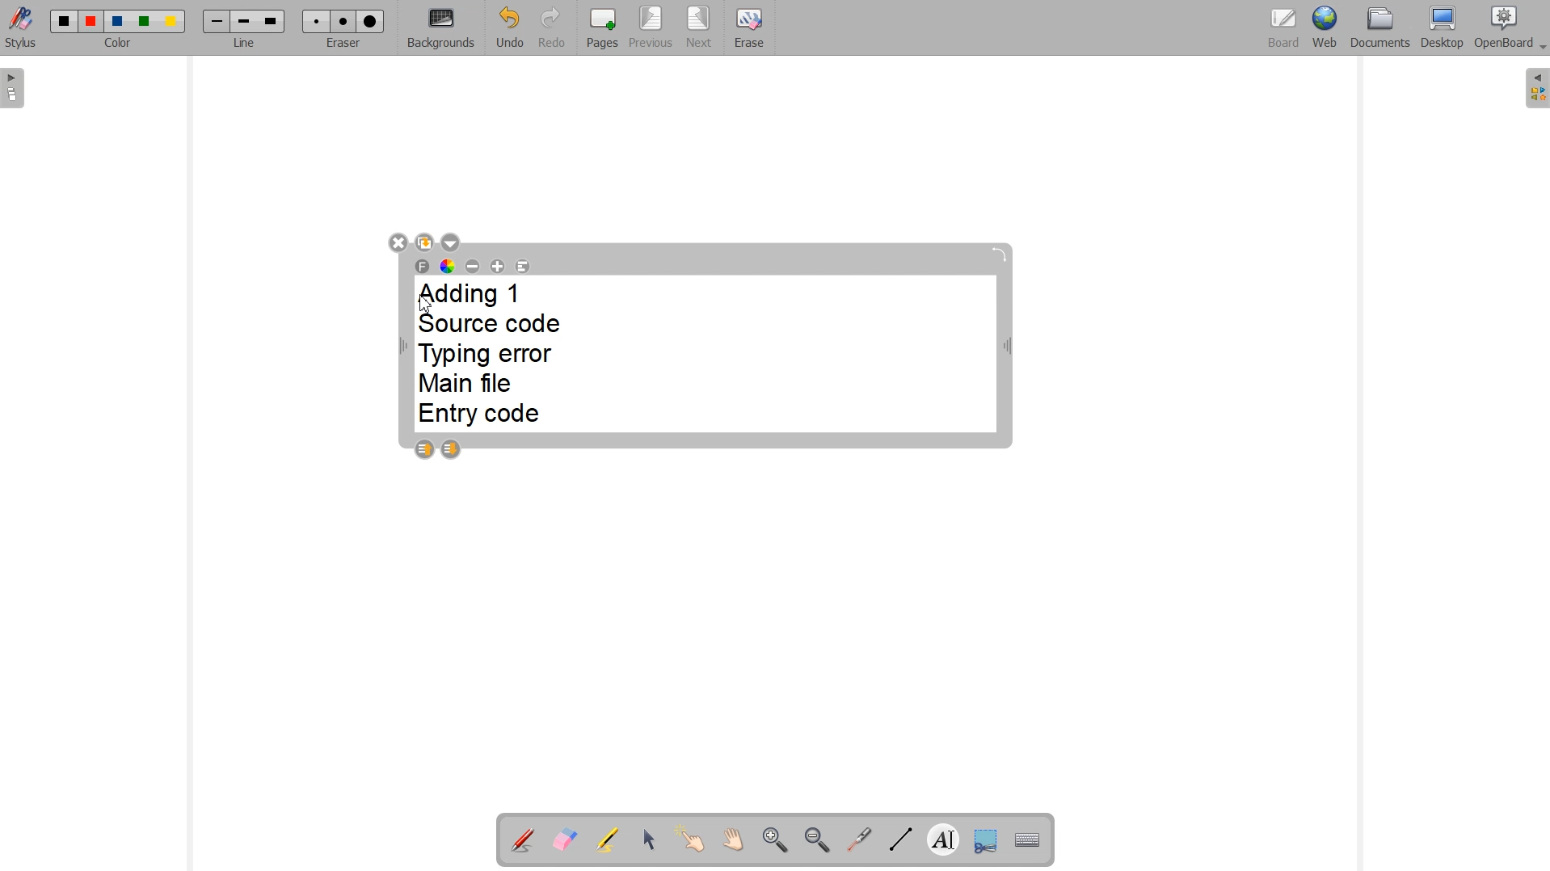 This screenshot has height=871, width=1550. Describe the element at coordinates (146, 21) in the screenshot. I see `Color 4` at that location.